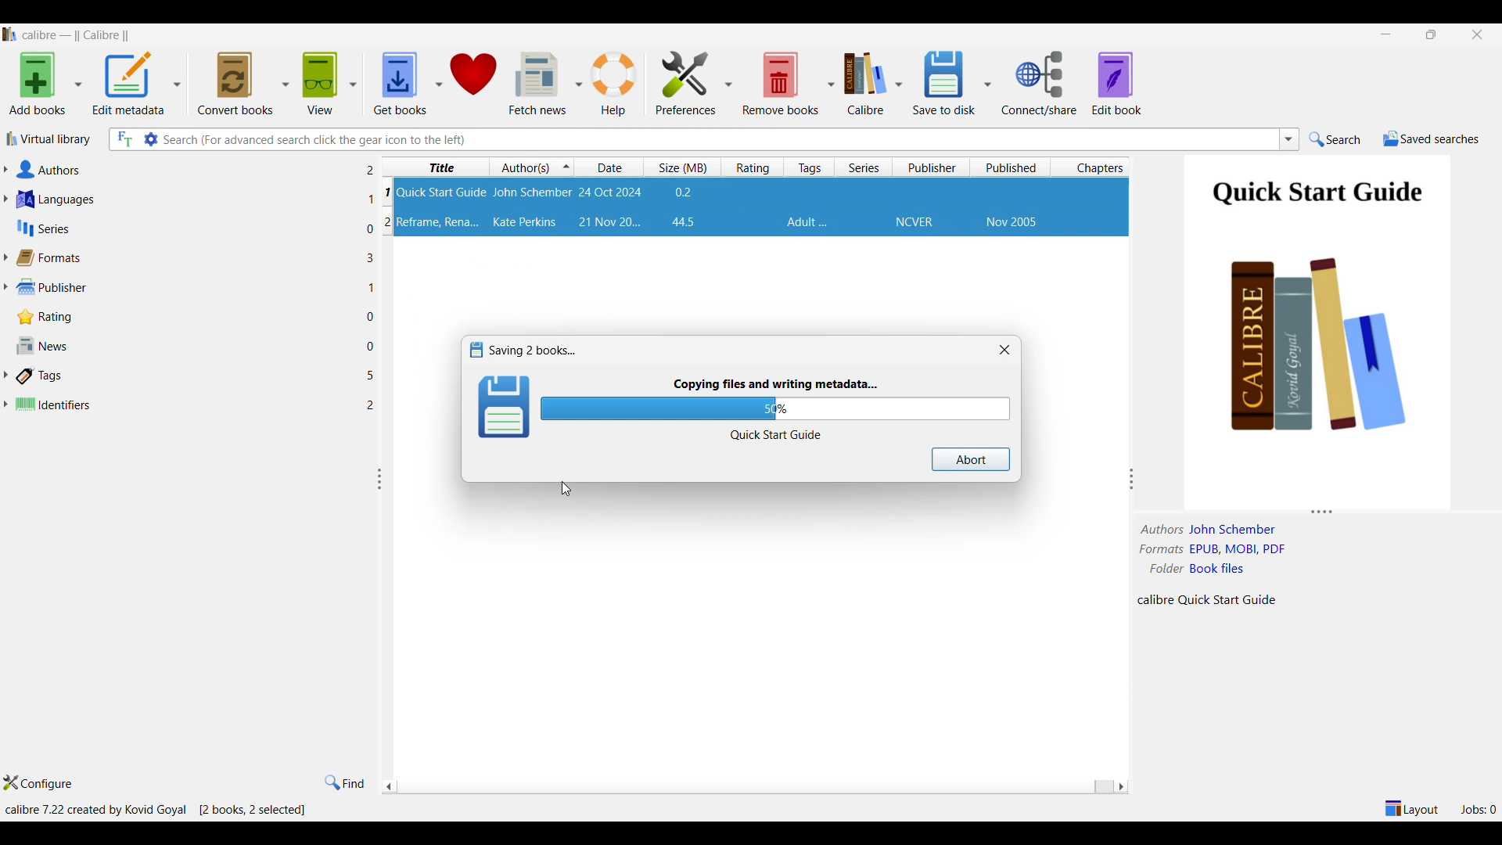  What do you see at coordinates (45, 83) in the screenshot?
I see `Add book options` at bounding box center [45, 83].